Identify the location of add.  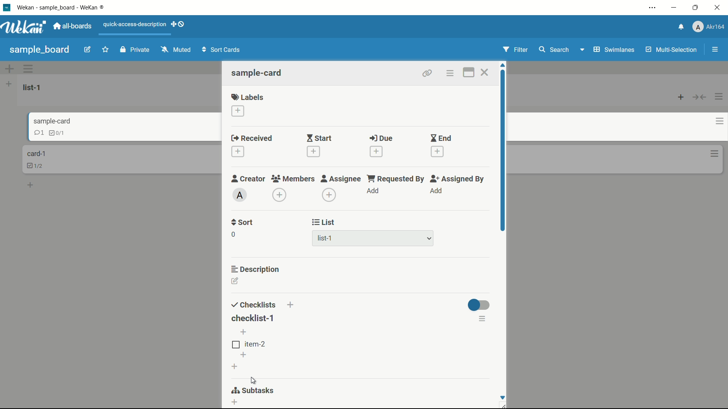
(235, 403).